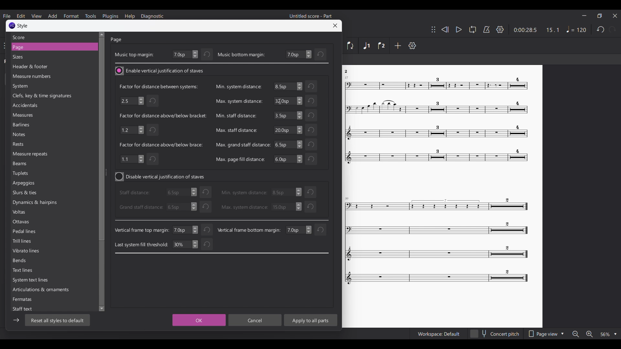 This screenshot has height=349, width=621. What do you see at coordinates (321, 54) in the screenshot?
I see `Undo change` at bounding box center [321, 54].